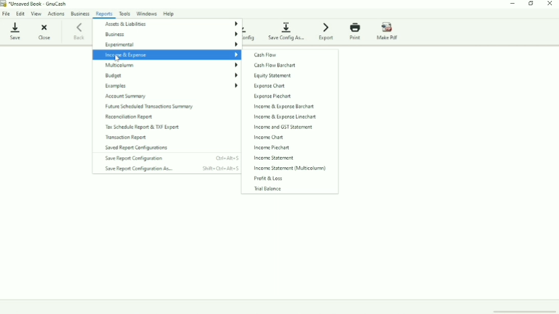 Image resolution: width=559 pixels, height=314 pixels. Describe the element at coordinates (39, 4) in the screenshot. I see `*Unsaved Book - GnuCash` at that location.